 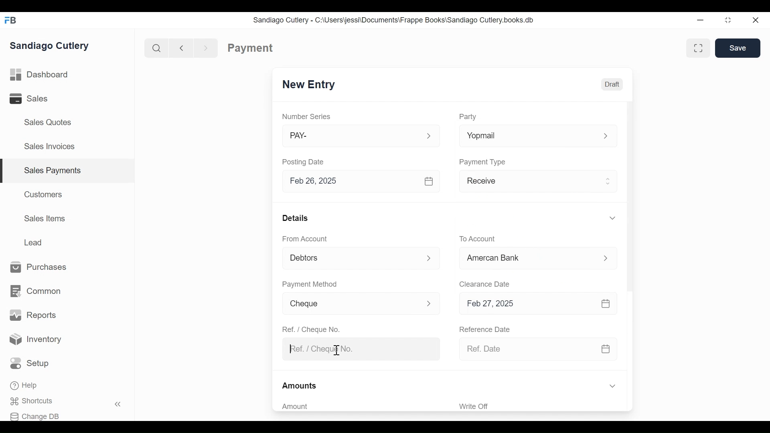 What do you see at coordinates (295, 217) in the screenshot?
I see `Details` at bounding box center [295, 217].